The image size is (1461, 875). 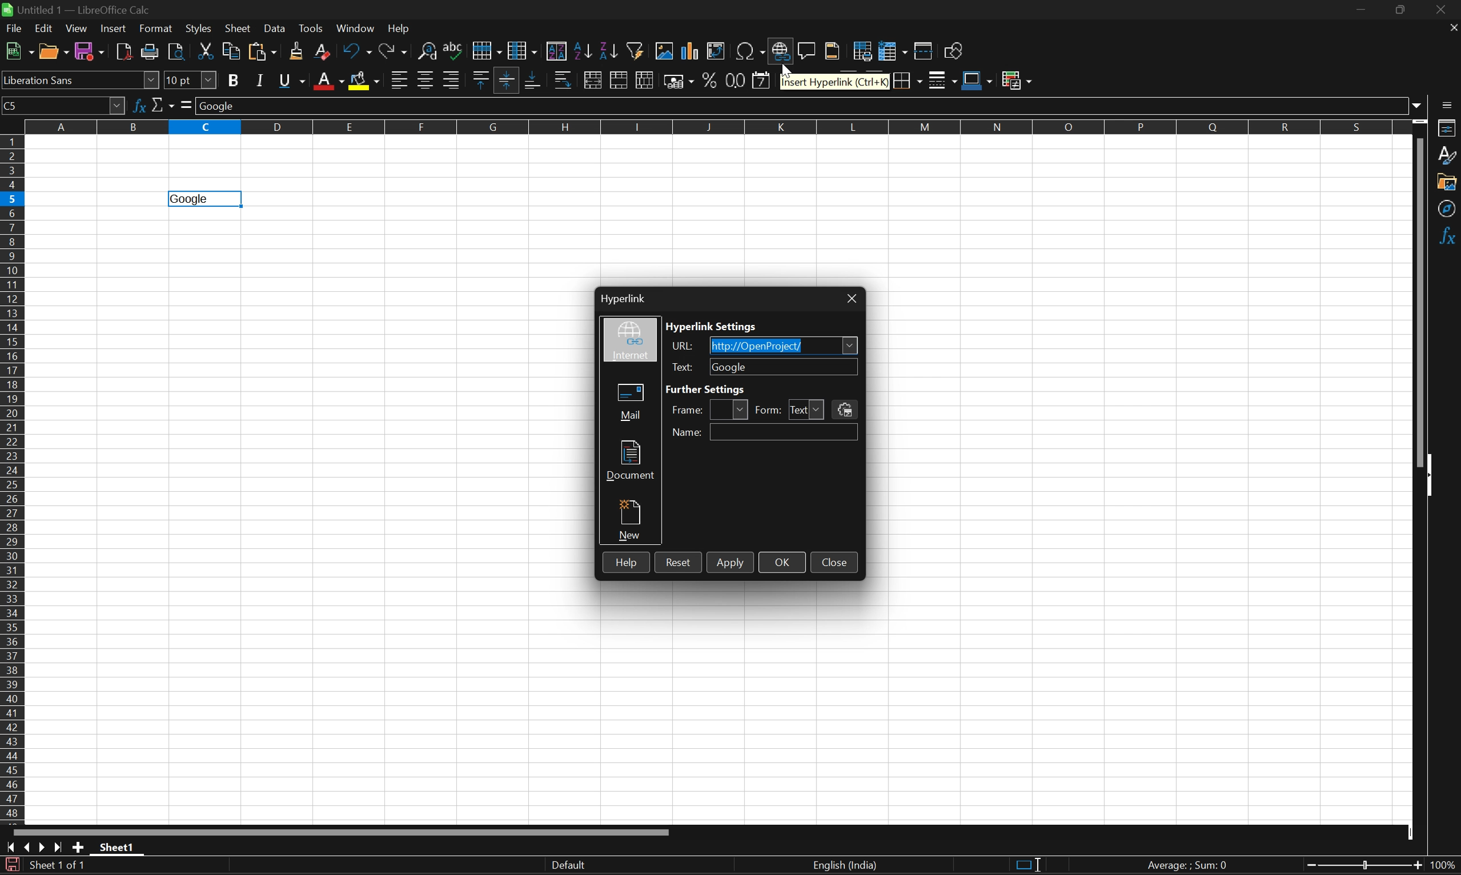 What do you see at coordinates (567, 865) in the screenshot?
I see `Default` at bounding box center [567, 865].